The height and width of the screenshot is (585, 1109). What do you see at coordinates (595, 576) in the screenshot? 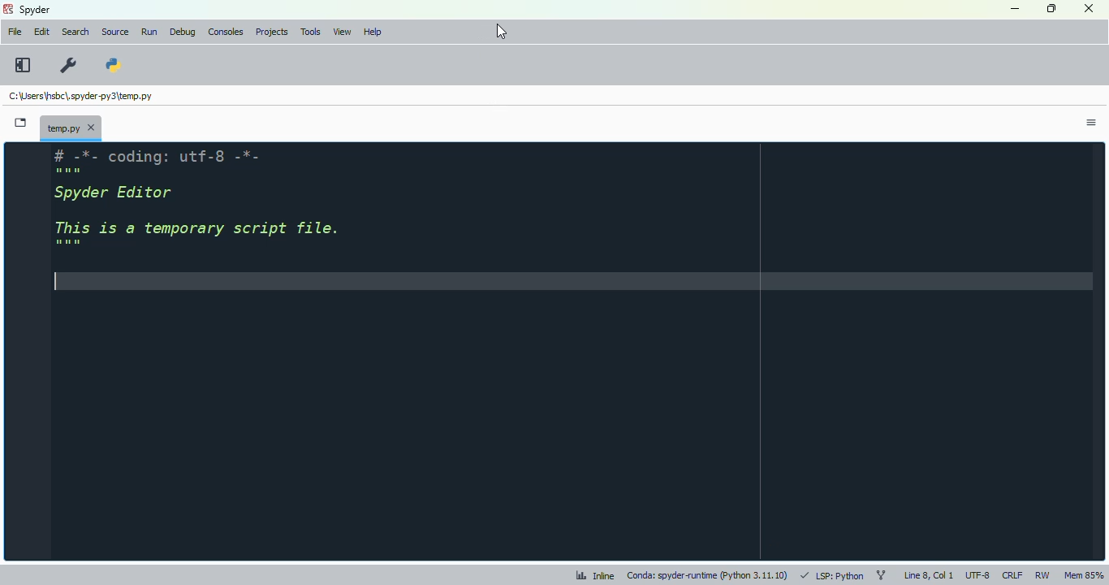
I see `inline` at bounding box center [595, 576].